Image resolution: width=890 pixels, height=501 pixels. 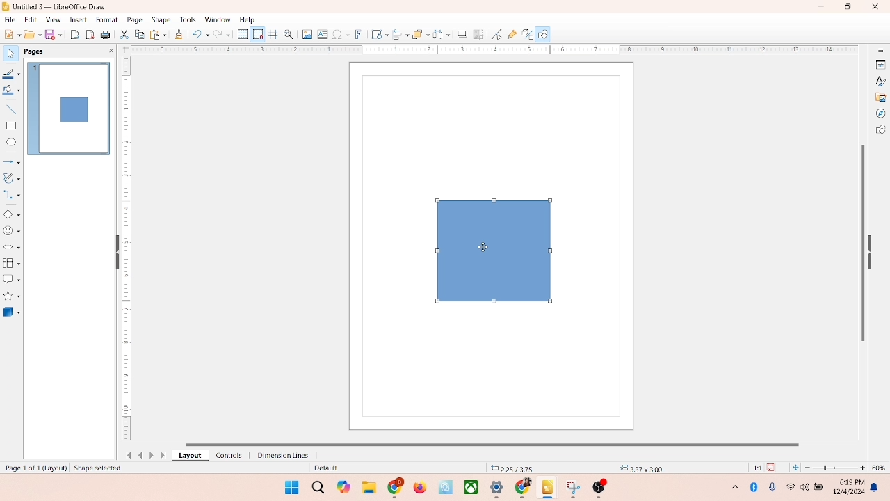 What do you see at coordinates (848, 485) in the screenshot?
I see `time and date` at bounding box center [848, 485].